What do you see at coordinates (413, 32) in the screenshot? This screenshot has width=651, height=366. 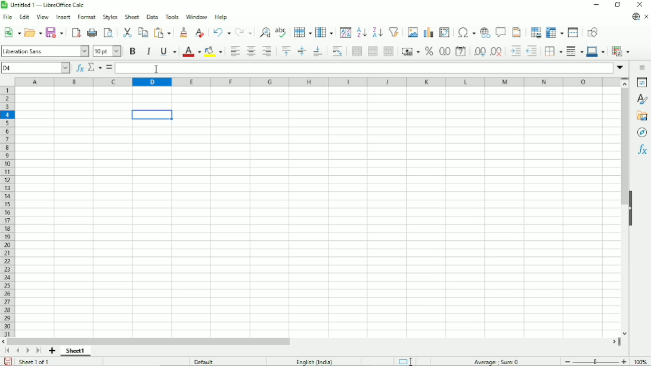 I see `Insert image` at bounding box center [413, 32].